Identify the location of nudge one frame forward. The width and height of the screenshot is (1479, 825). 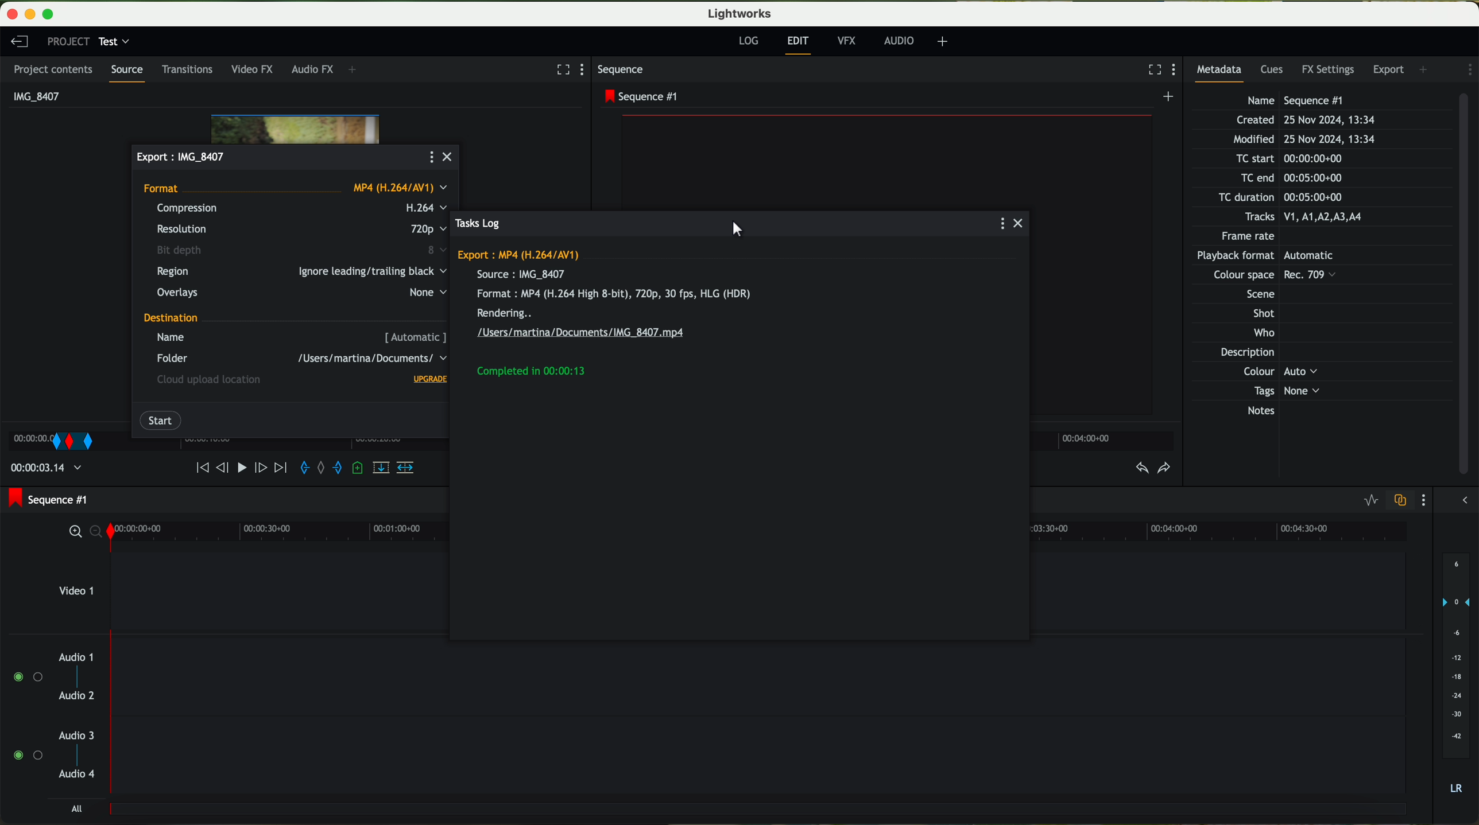
(264, 469).